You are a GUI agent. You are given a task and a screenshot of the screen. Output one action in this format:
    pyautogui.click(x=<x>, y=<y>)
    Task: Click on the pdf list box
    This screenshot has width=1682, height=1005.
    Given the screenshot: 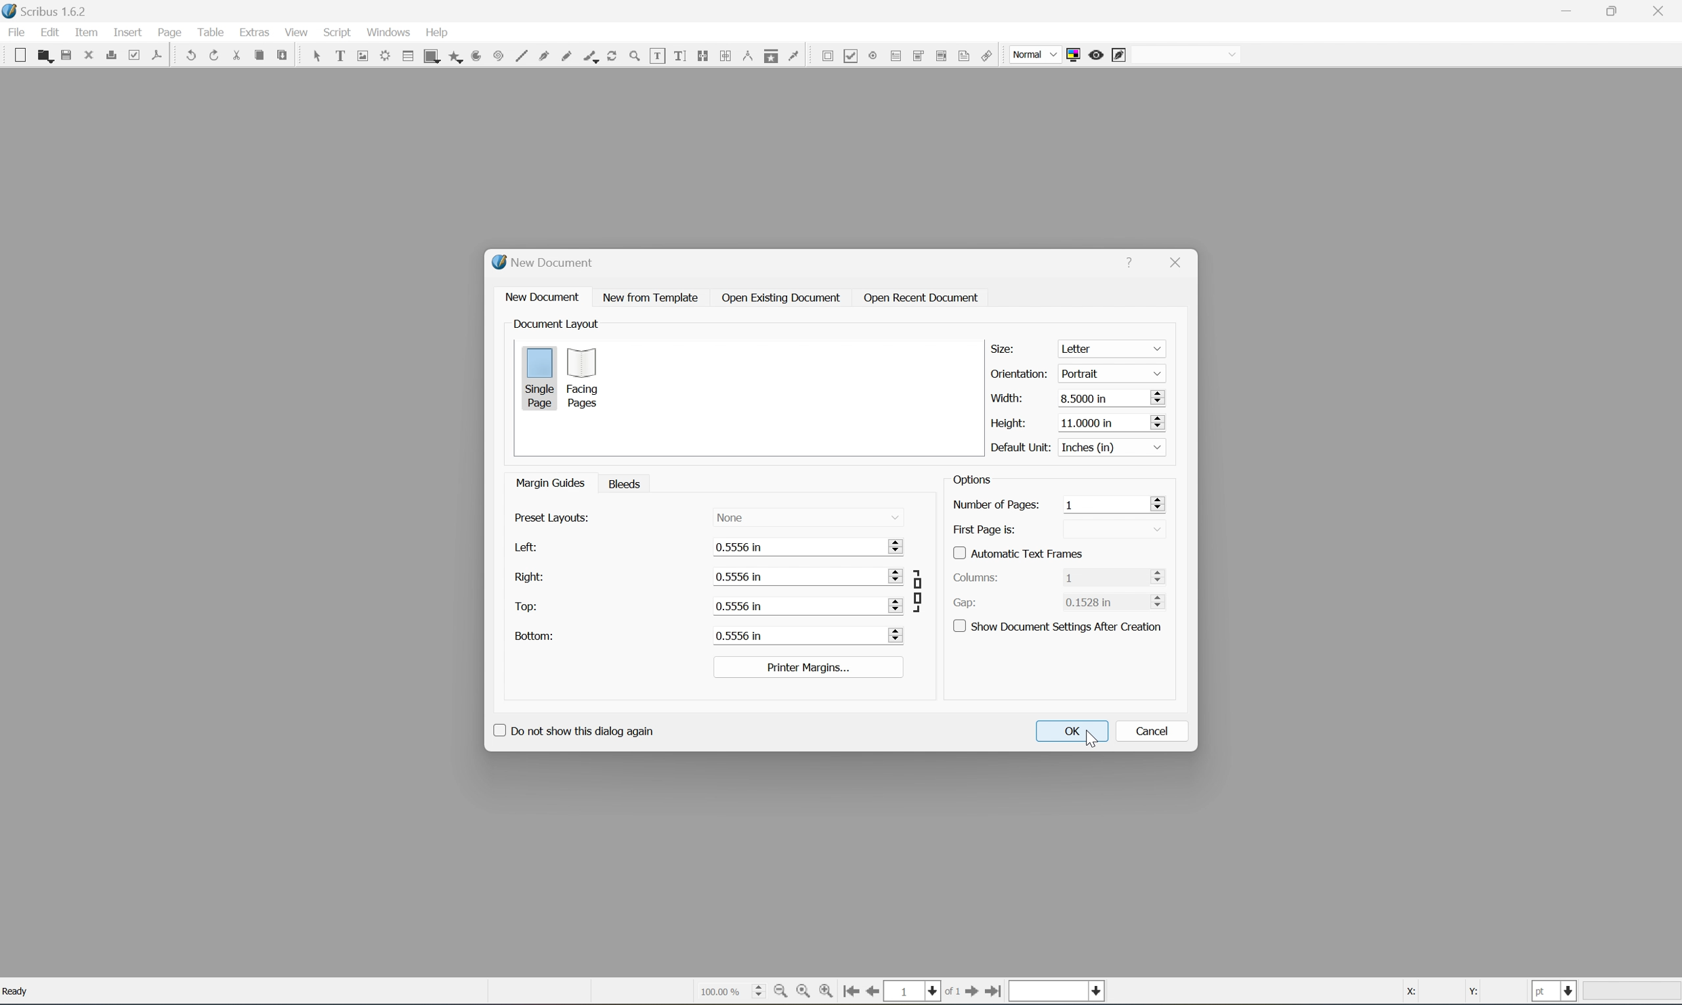 What is the action you would take?
    pyautogui.click(x=942, y=56)
    